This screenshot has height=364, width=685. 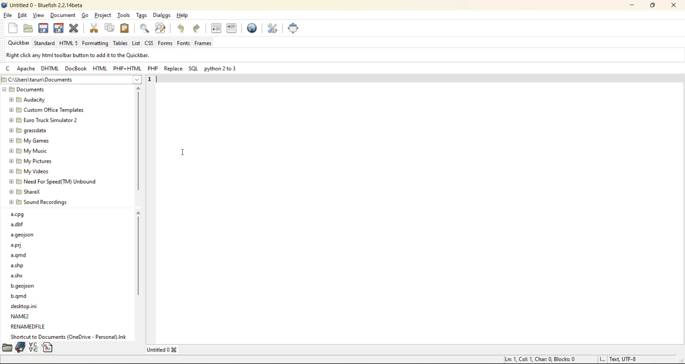 What do you see at coordinates (68, 43) in the screenshot?
I see `html 5` at bounding box center [68, 43].